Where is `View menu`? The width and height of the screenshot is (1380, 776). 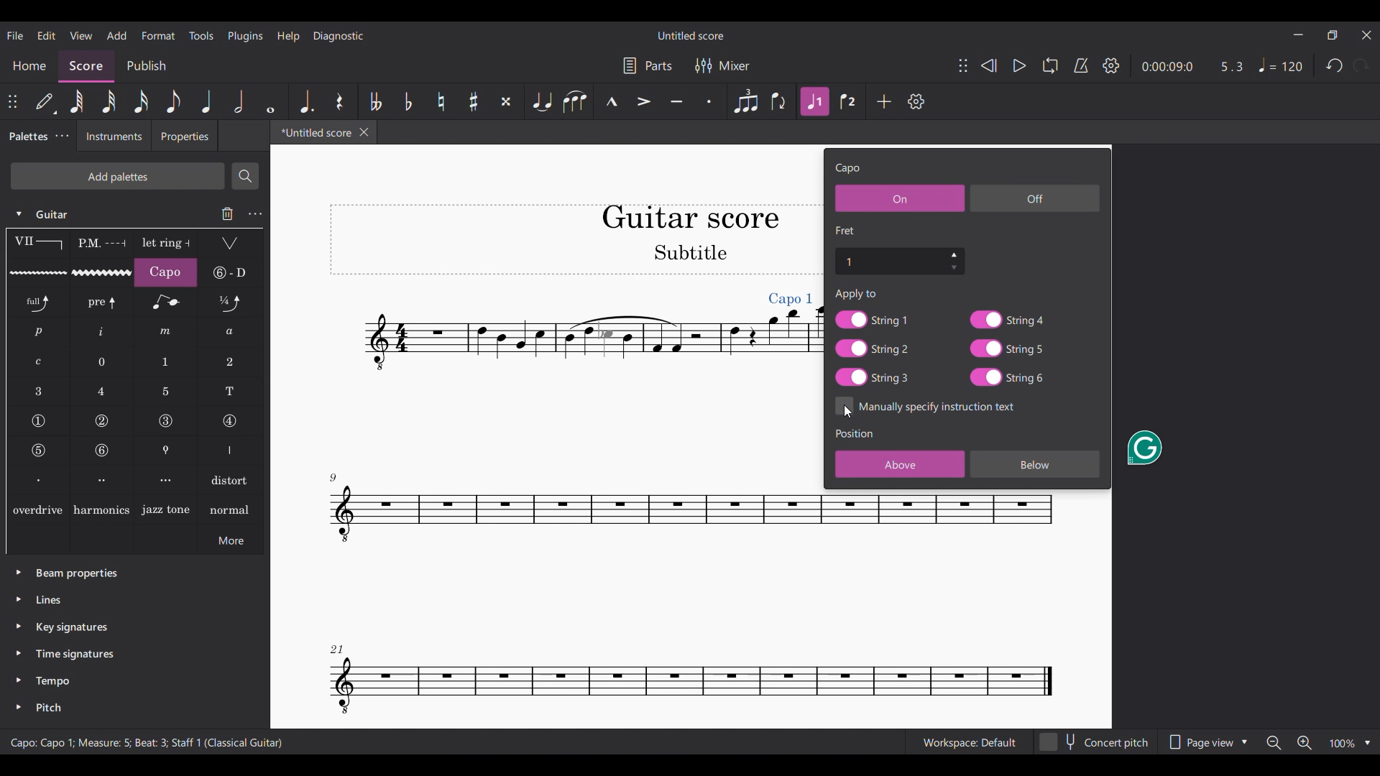
View menu is located at coordinates (81, 36).